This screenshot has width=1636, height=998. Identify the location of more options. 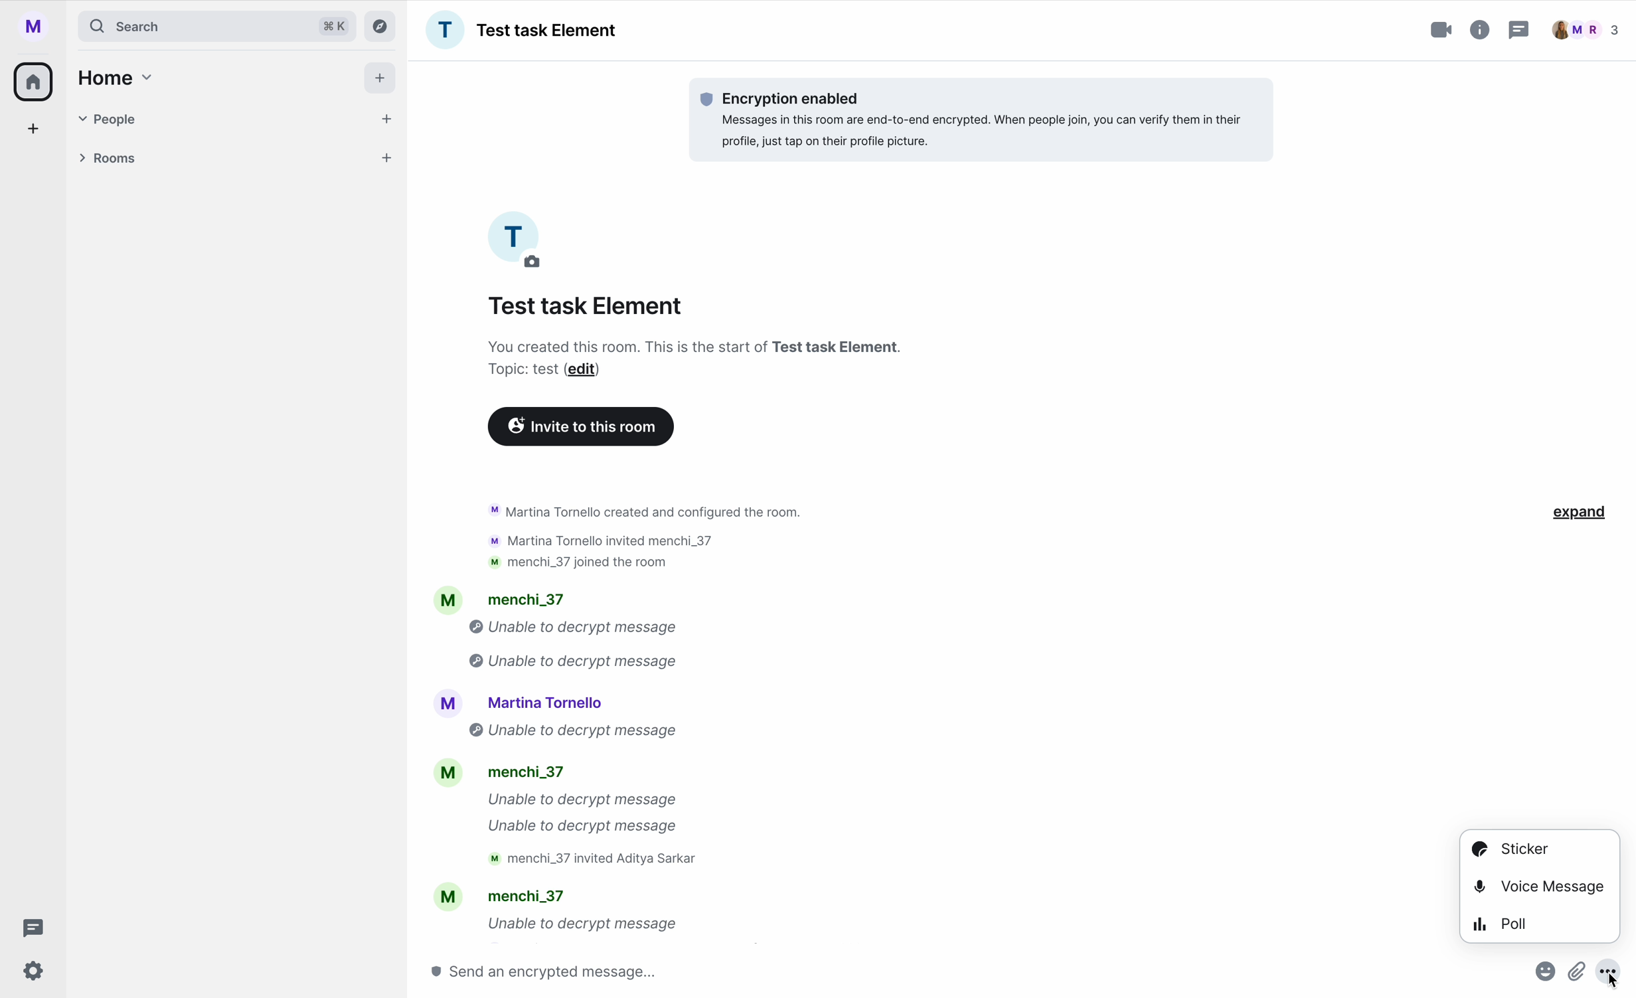
(1615, 977).